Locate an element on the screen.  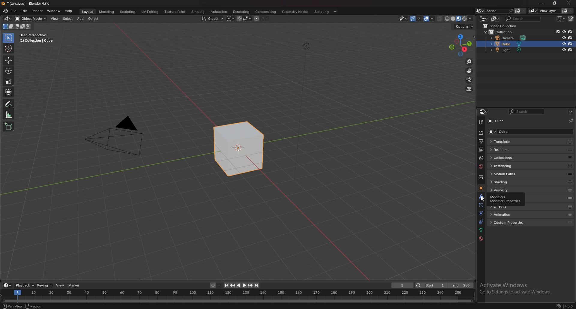
layout is located at coordinates (88, 11).